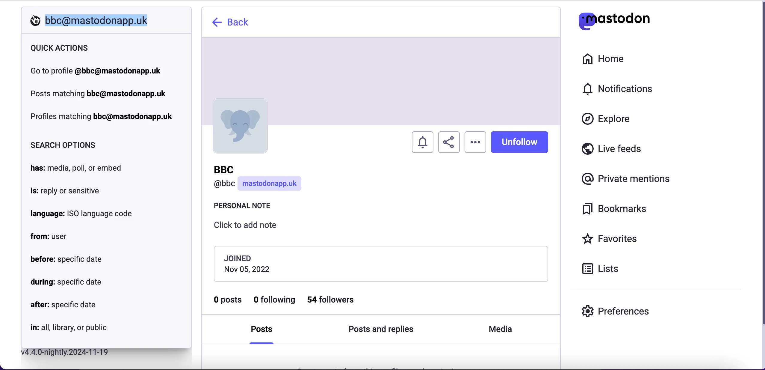  I want to click on 0 posts, so click(229, 302).